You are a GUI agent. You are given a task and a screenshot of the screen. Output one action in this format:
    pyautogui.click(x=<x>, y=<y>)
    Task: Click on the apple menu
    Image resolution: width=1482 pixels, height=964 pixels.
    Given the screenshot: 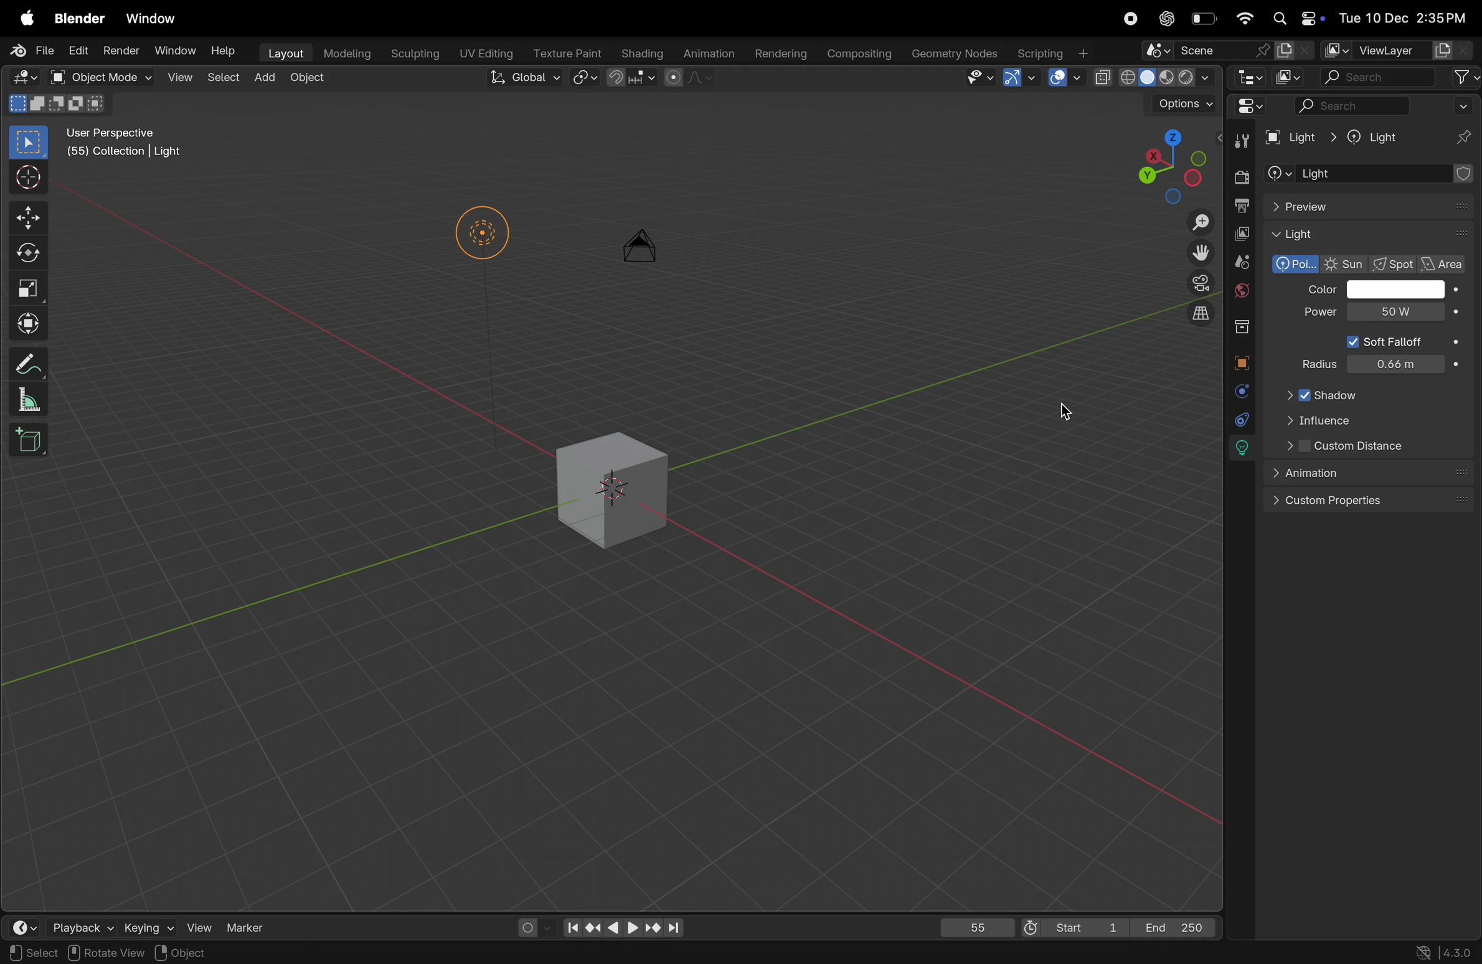 What is the action you would take?
    pyautogui.click(x=22, y=17)
    